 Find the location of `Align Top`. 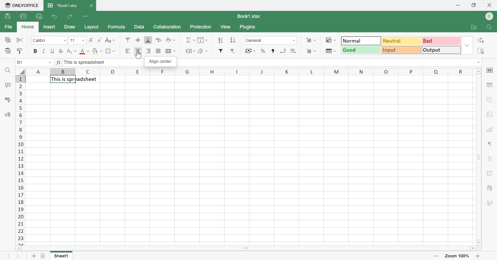

Align Top is located at coordinates (128, 39).